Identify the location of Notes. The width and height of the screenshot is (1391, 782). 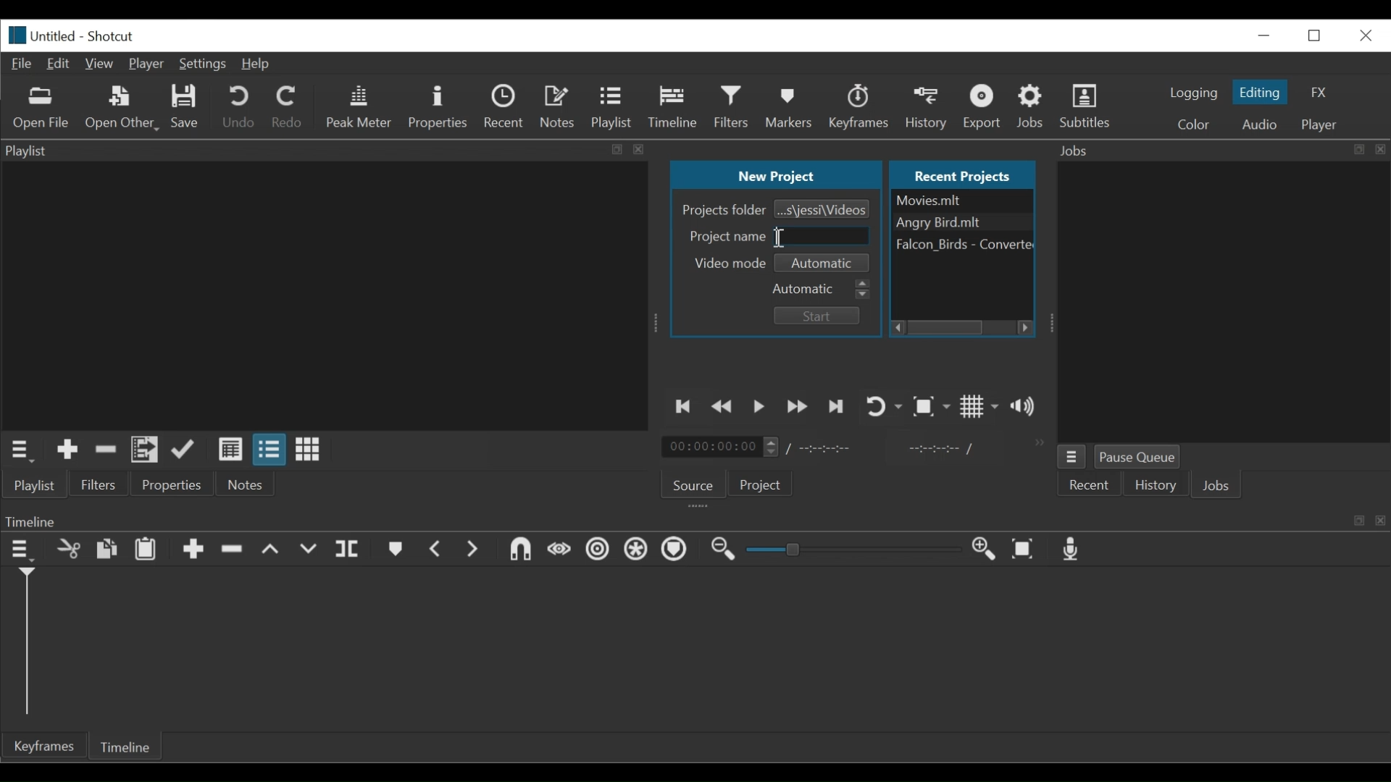
(246, 484).